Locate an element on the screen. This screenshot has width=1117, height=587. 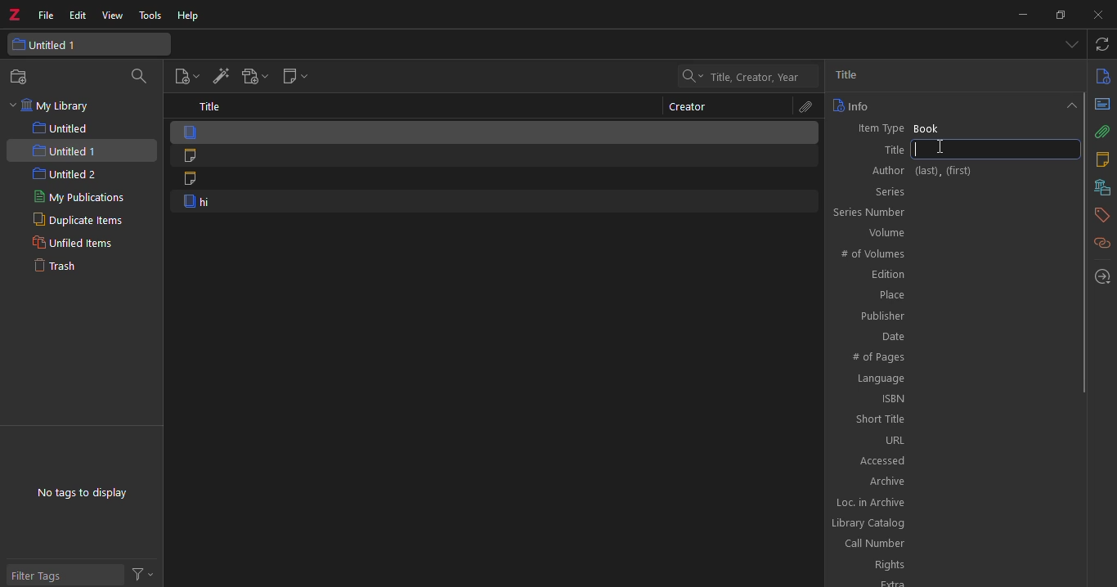
tags is located at coordinates (1102, 213).